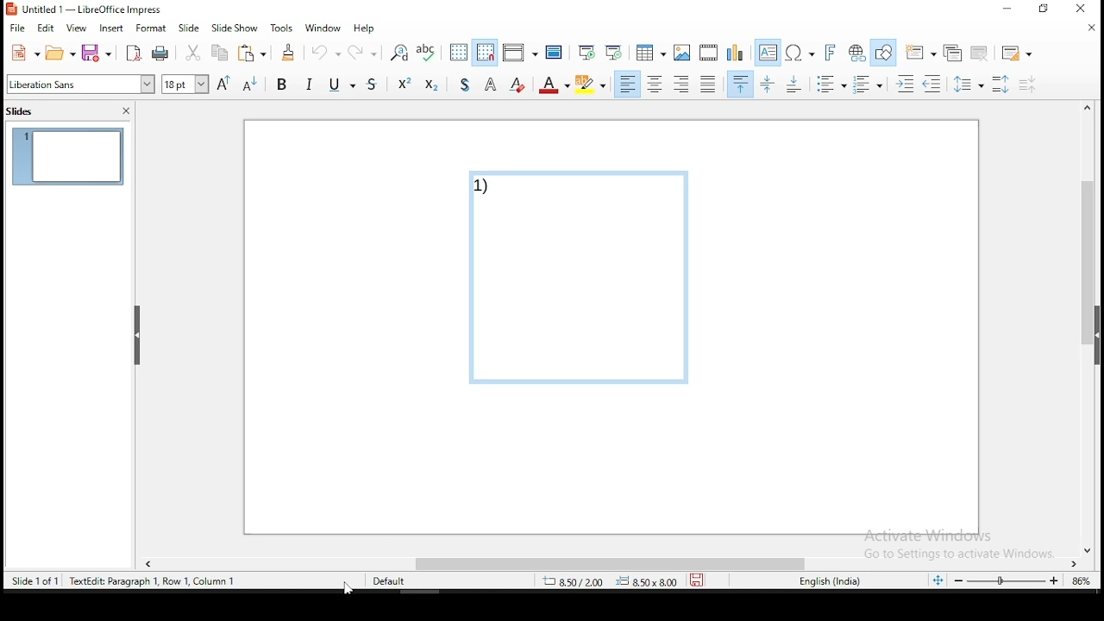 The width and height of the screenshot is (1104, 621). What do you see at coordinates (323, 28) in the screenshot?
I see `window` at bounding box center [323, 28].